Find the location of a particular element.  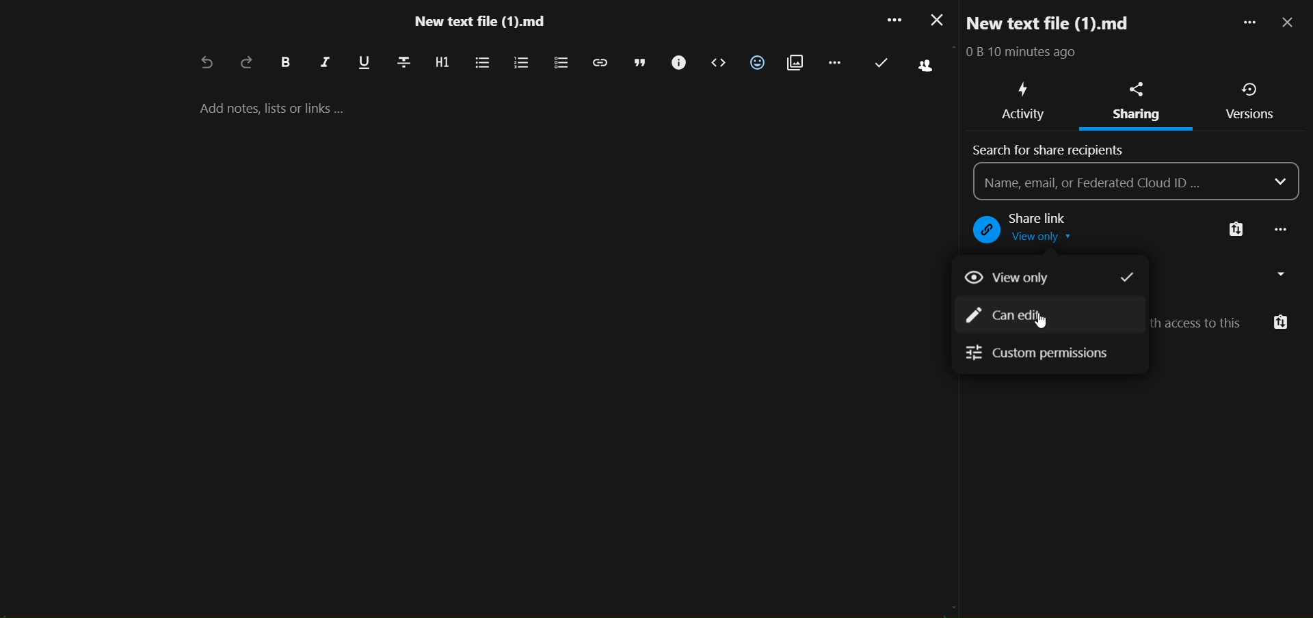

call out  is located at coordinates (677, 63).